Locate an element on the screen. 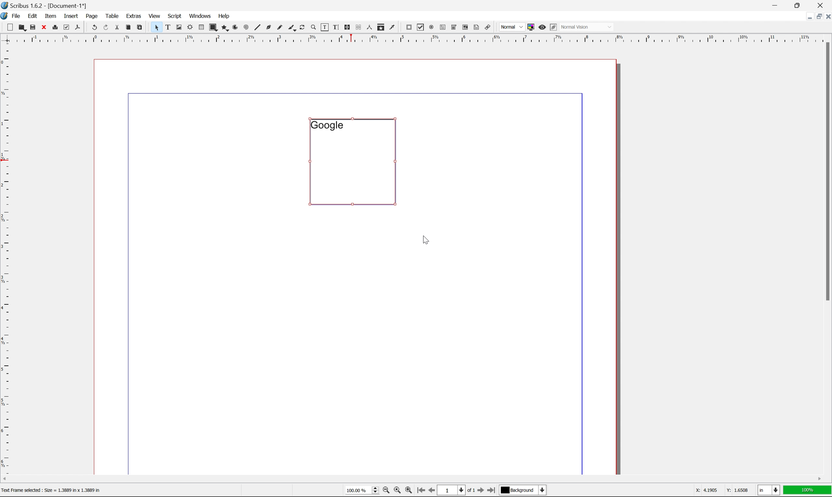  zoom in or zoom out is located at coordinates (314, 28).